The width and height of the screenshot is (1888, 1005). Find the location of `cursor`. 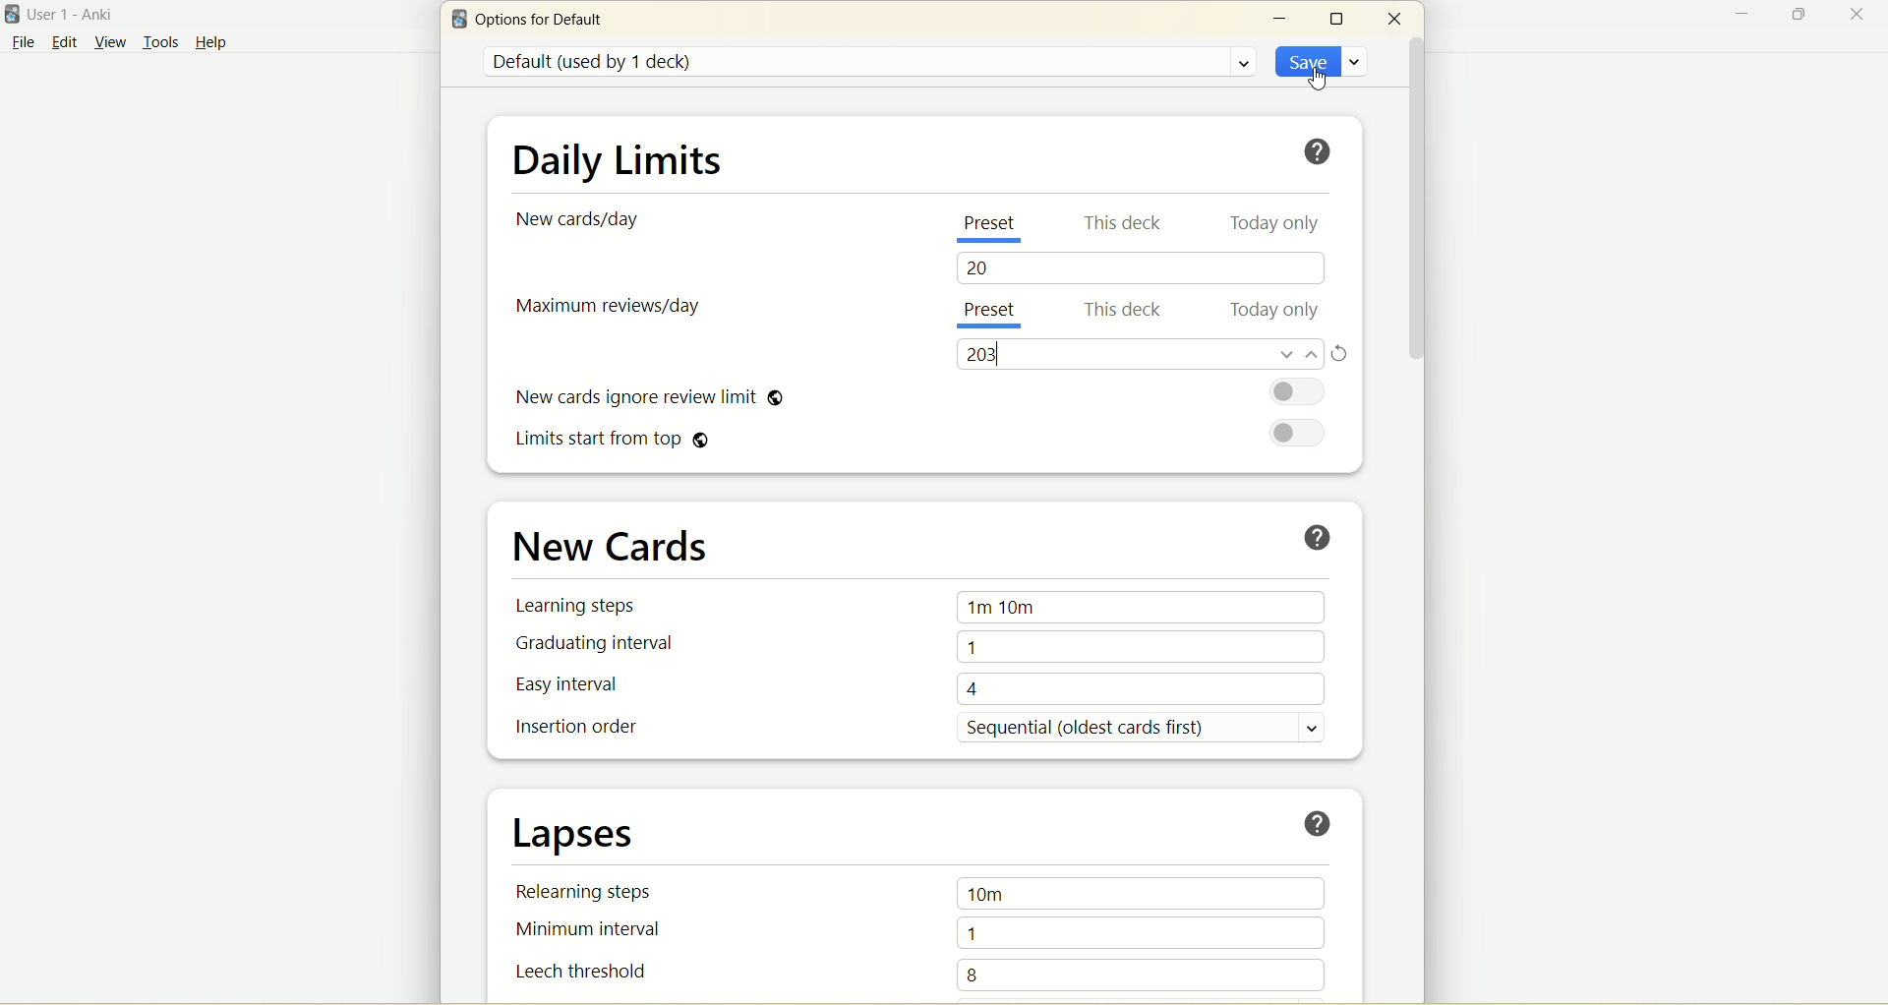

cursor is located at coordinates (1319, 82).